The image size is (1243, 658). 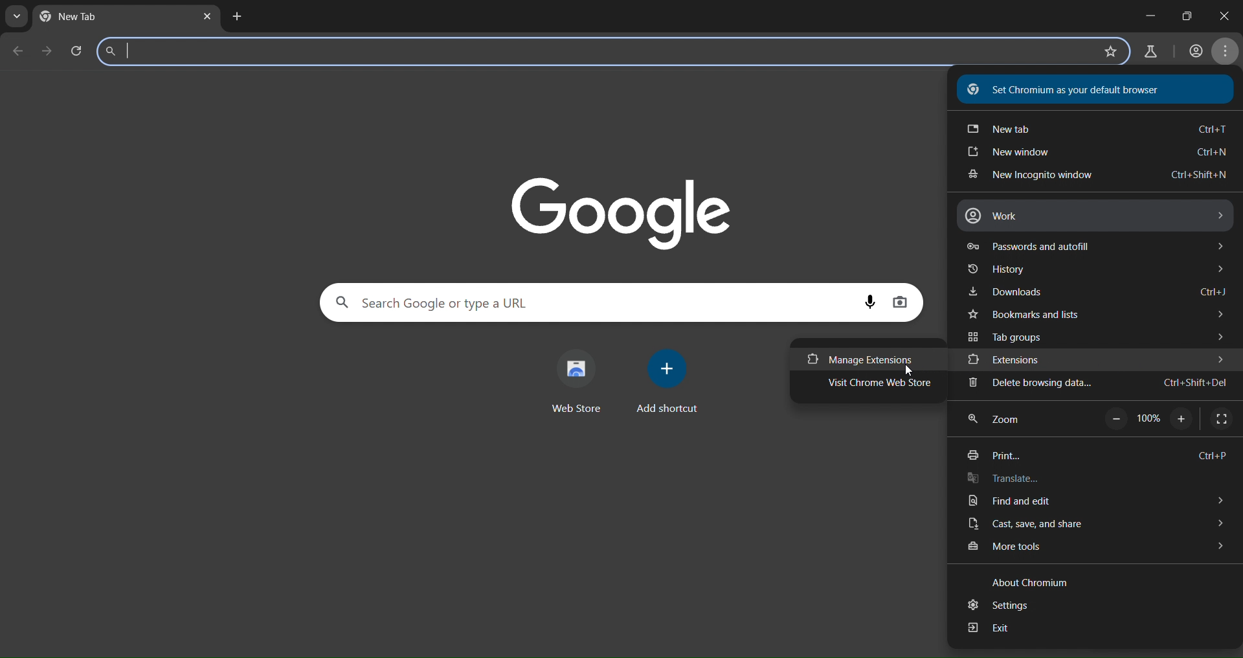 What do you see at coordinates (90, 17) in the screenshot?
I see `current tab` at bounding box center [90, 17].